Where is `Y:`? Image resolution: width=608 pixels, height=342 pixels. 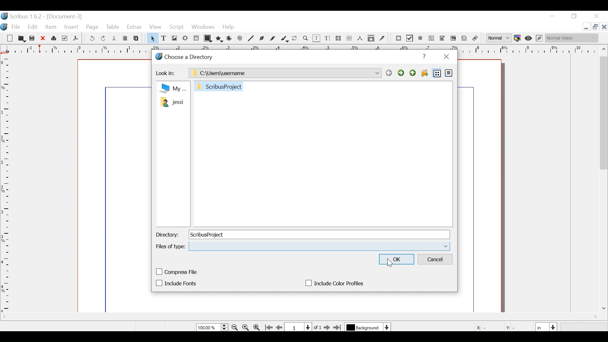 Y: is located at coordinates (510, 326).